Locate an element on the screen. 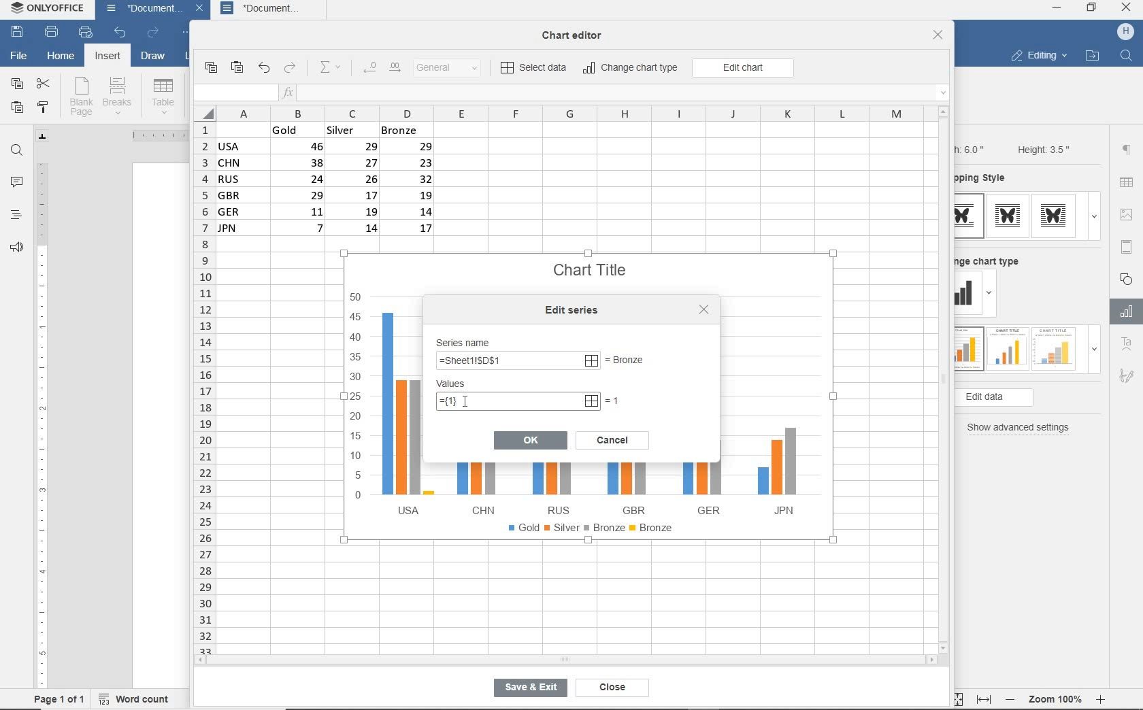  fit to page is located at coordinates (955, 698).